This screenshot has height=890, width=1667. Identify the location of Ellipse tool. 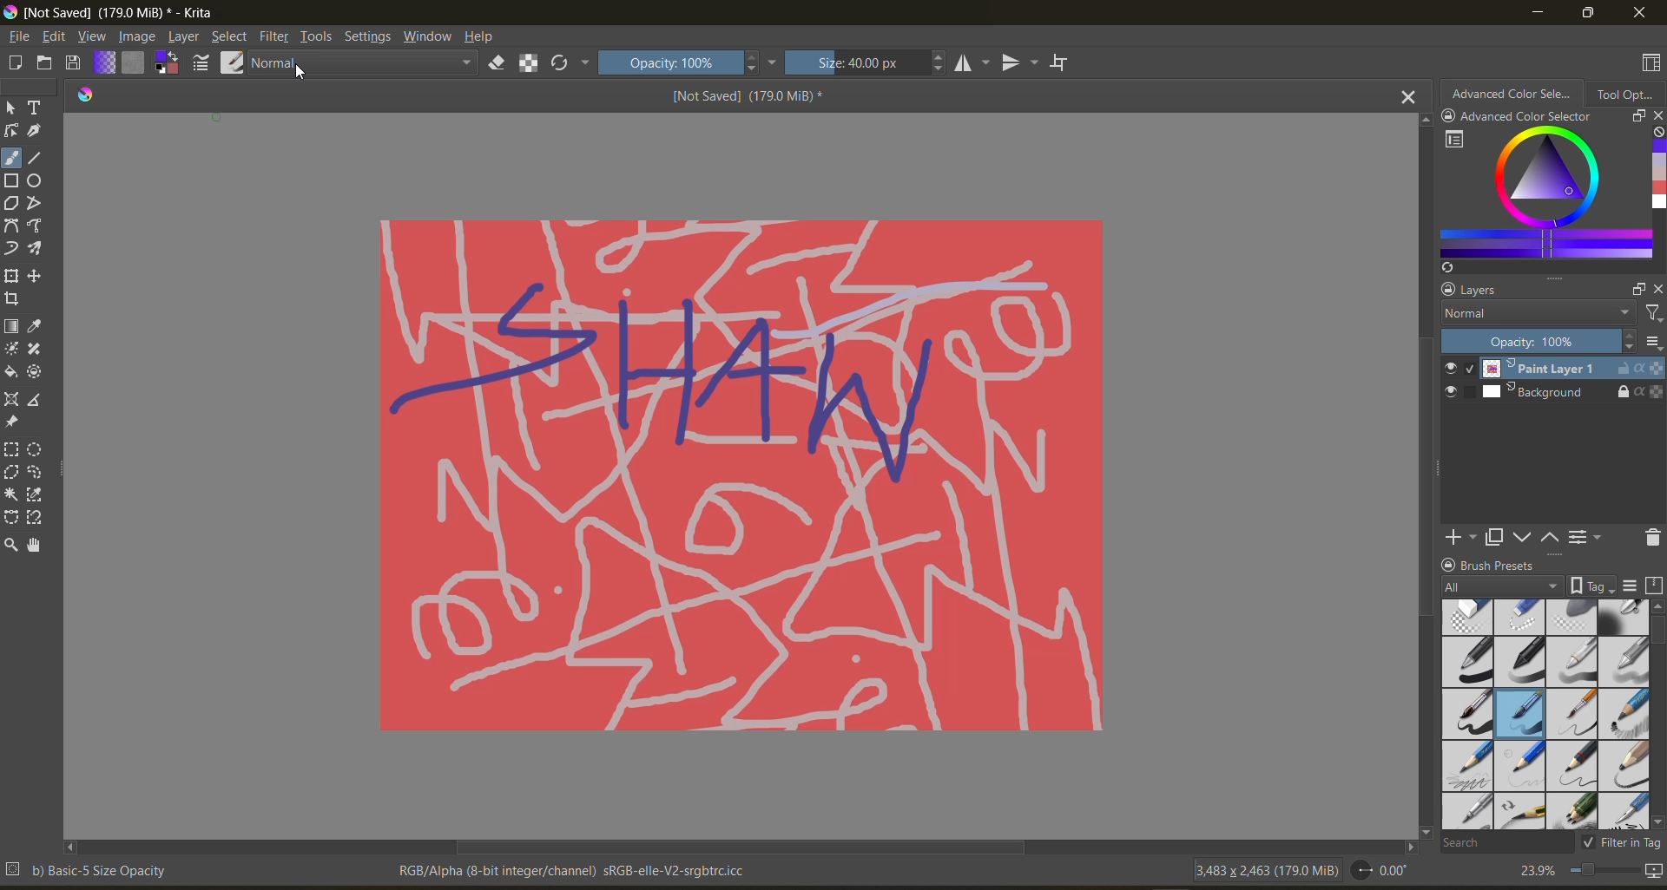
(36, 180).